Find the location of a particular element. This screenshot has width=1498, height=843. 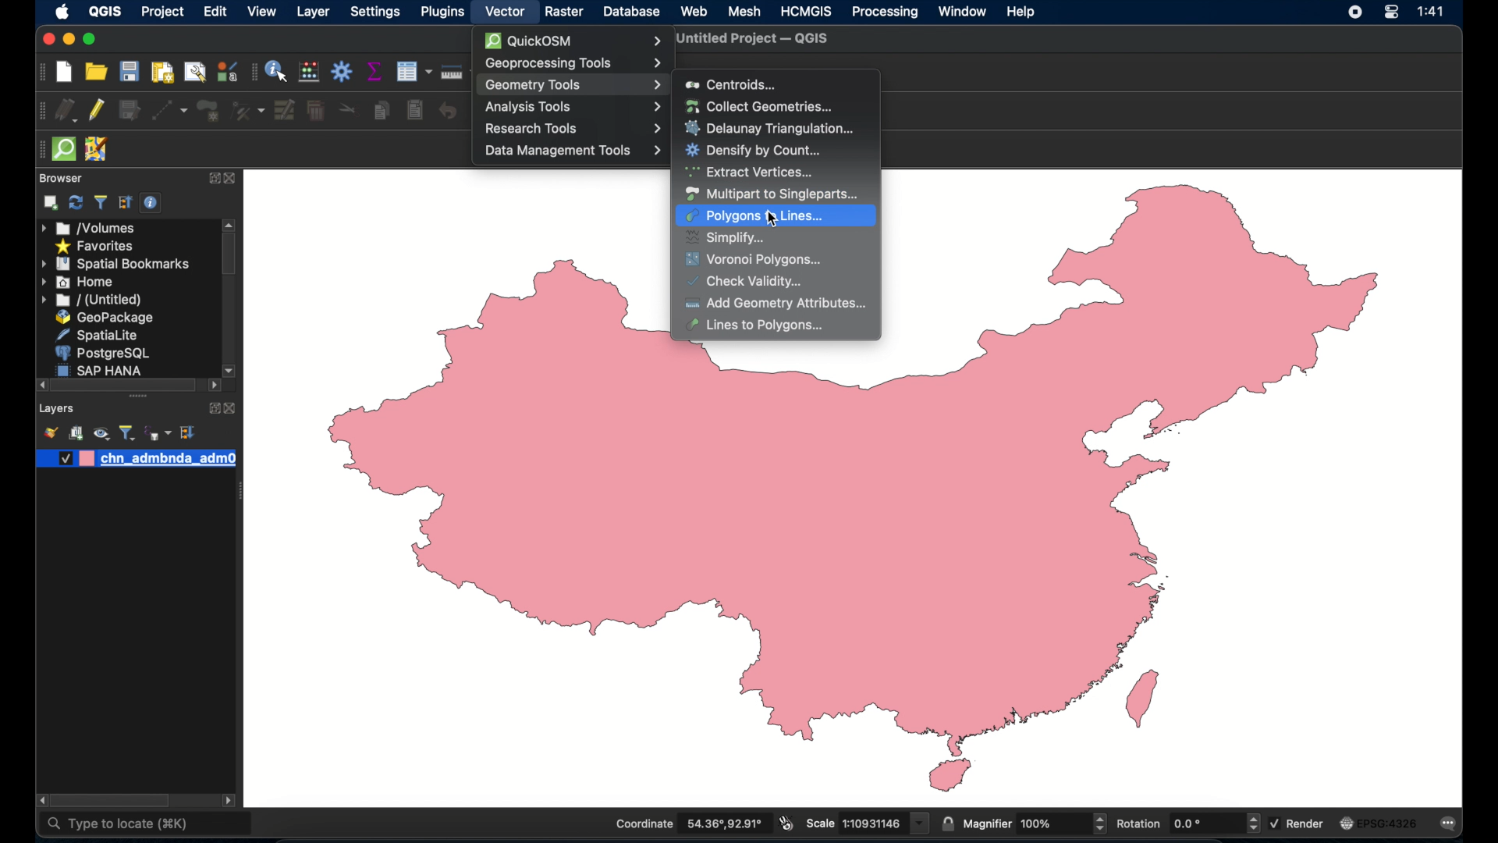

layers is located at coordinates (56, 410).